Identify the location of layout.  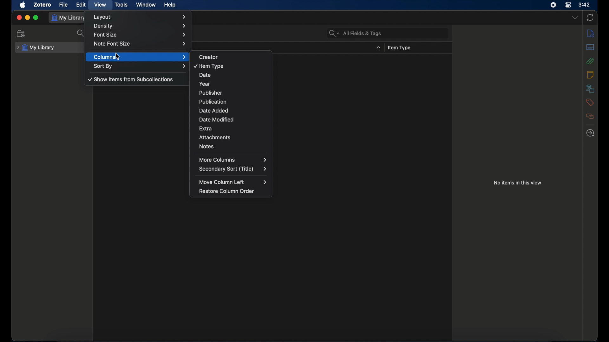
(140, 17).